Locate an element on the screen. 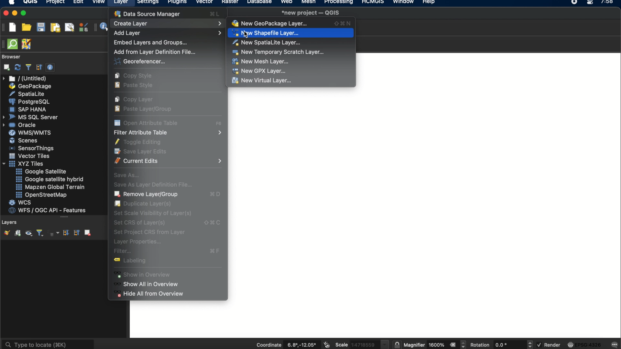 The width and height of the screenshot is (621, 349). identify features is located at coordinates (103, 27).